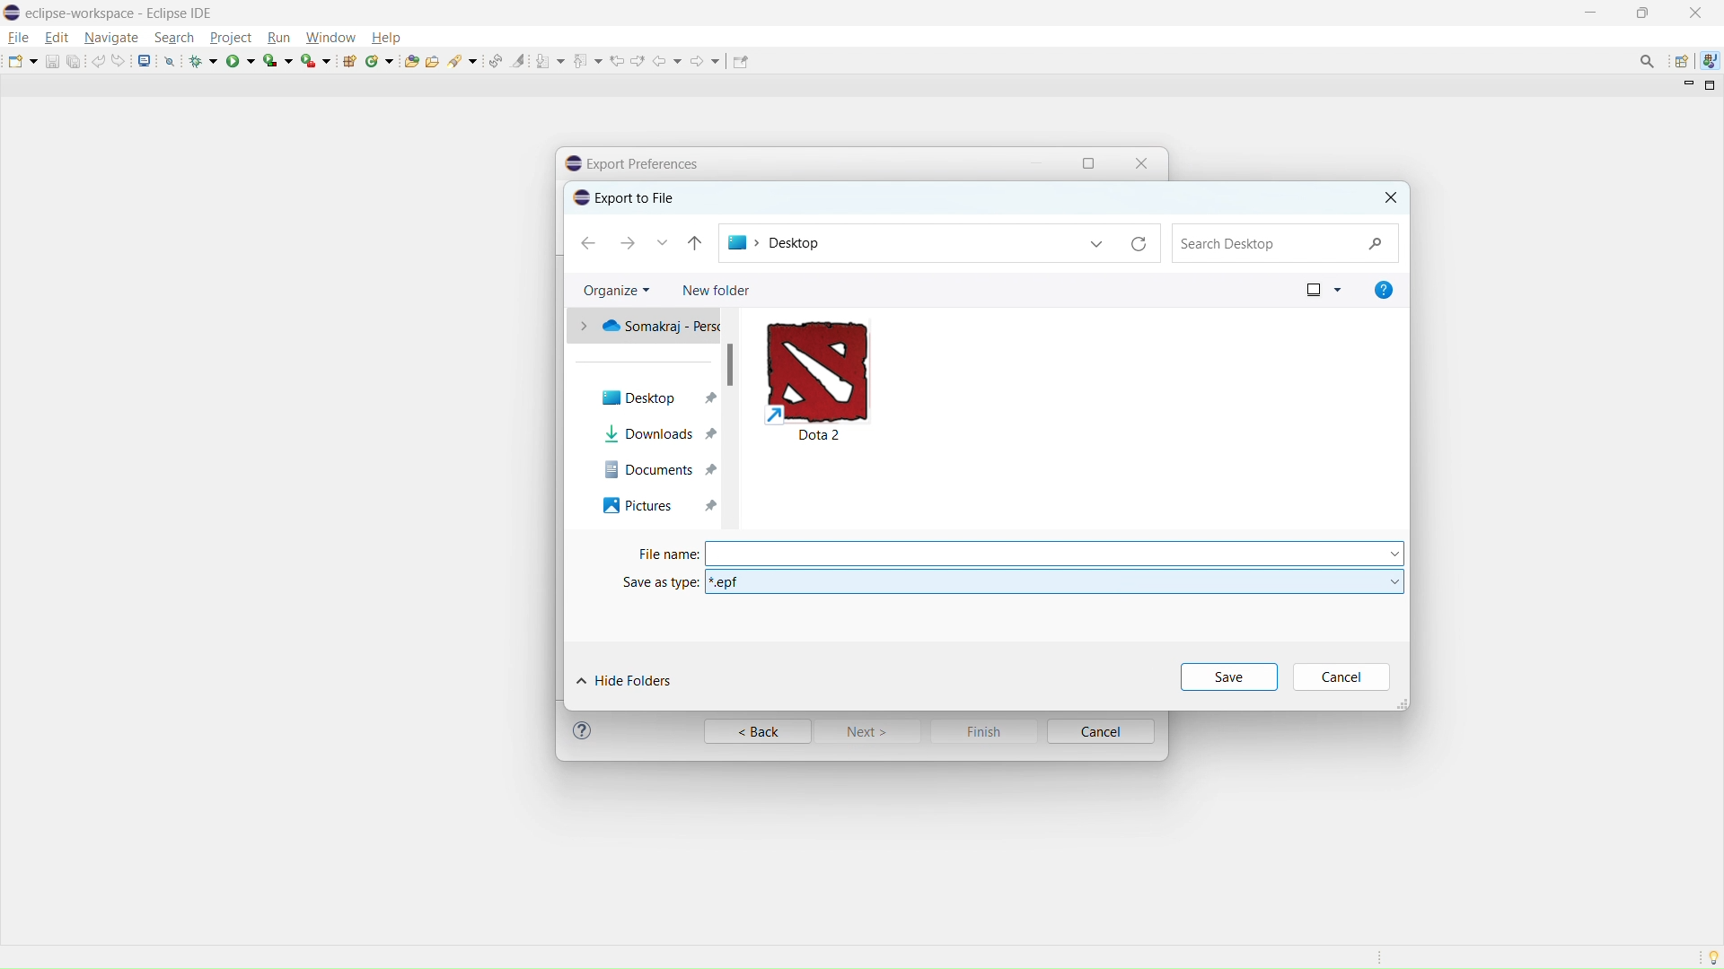 The height and width of the screenshot is (969, 1724). Describe the element at coordinates (585, 732) in the screenshot. I see `Information` at that location.